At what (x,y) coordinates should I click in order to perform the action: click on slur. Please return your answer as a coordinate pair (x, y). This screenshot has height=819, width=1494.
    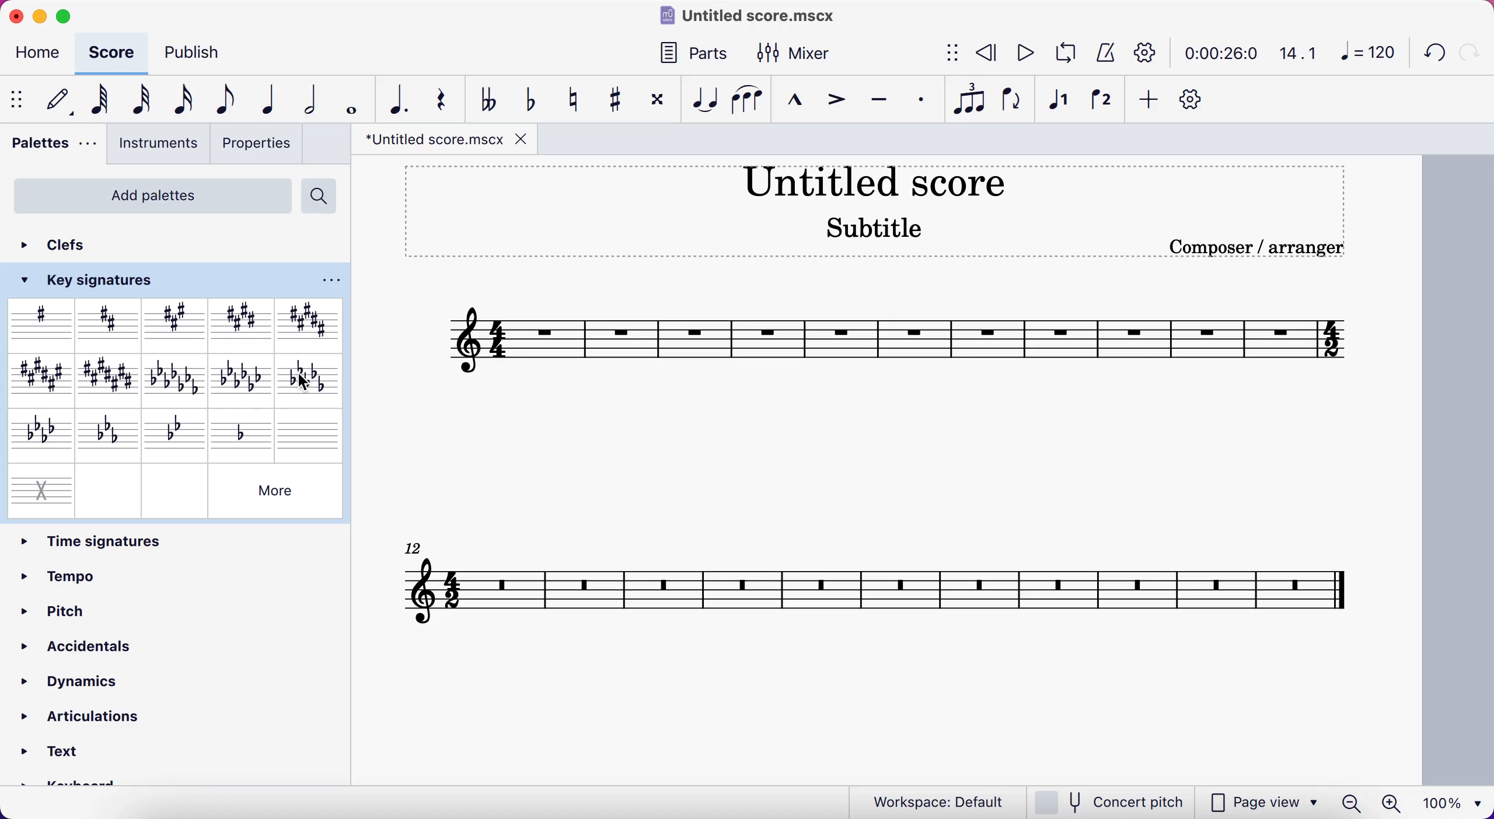
    Looking at the image, I should click on (750, 104).